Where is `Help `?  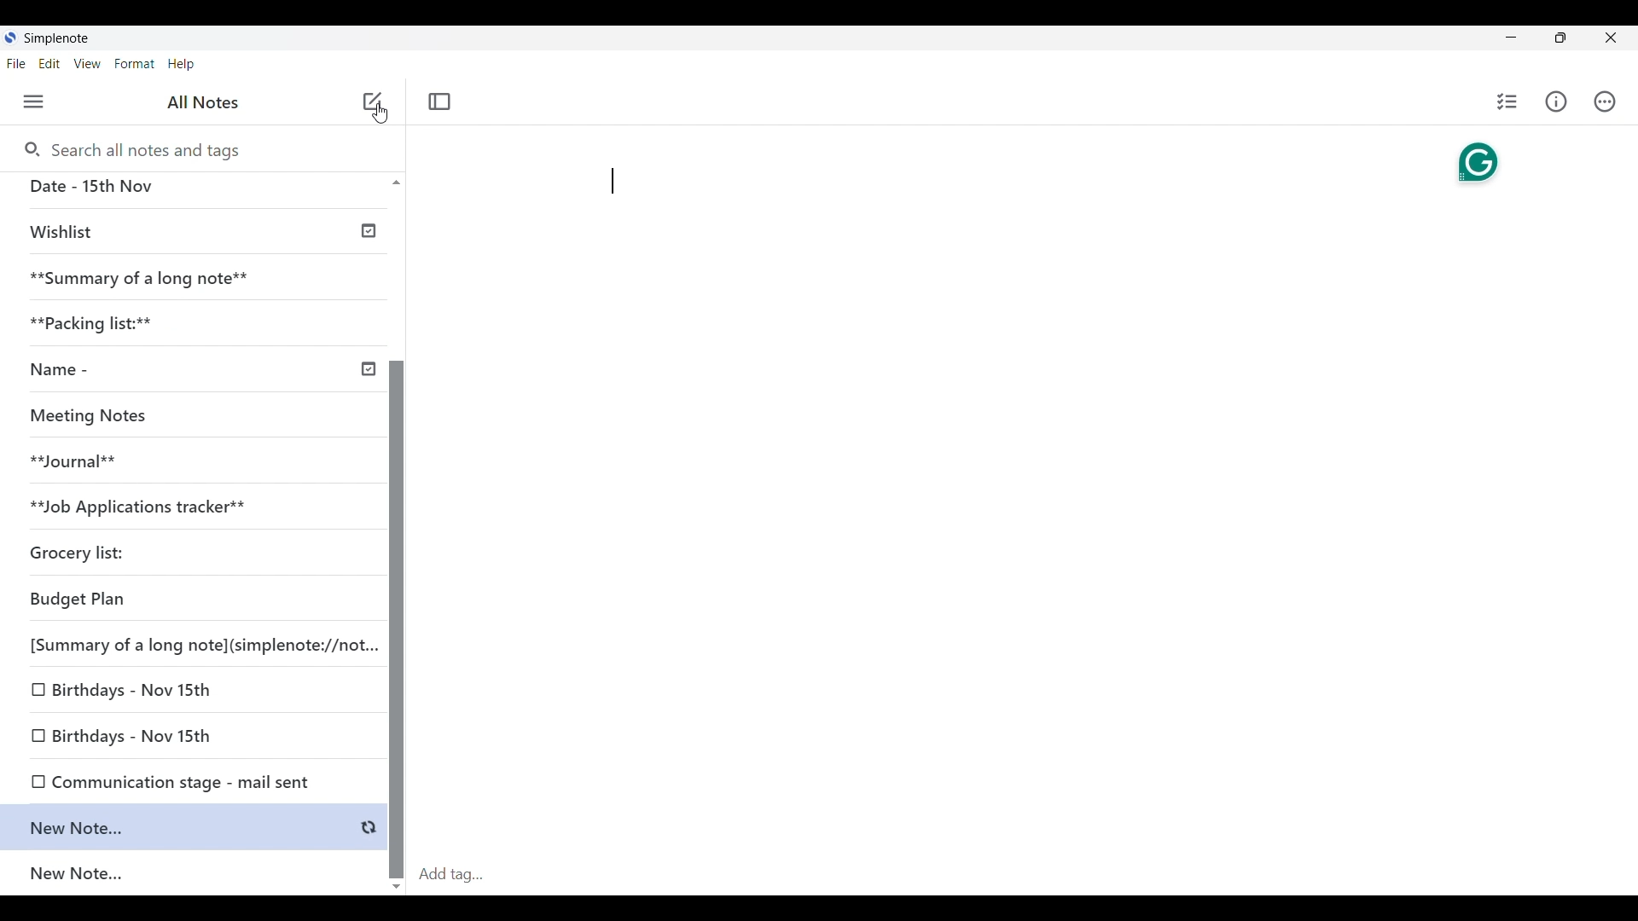 Help  is located at coordinates (182, 65).